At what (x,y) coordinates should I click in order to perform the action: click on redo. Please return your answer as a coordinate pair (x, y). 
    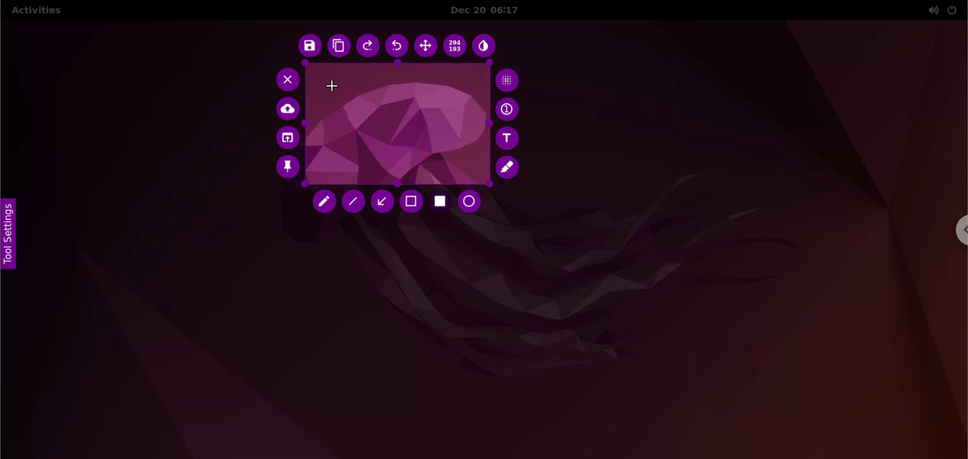
    Looking at the image, I should click on (369, 47).